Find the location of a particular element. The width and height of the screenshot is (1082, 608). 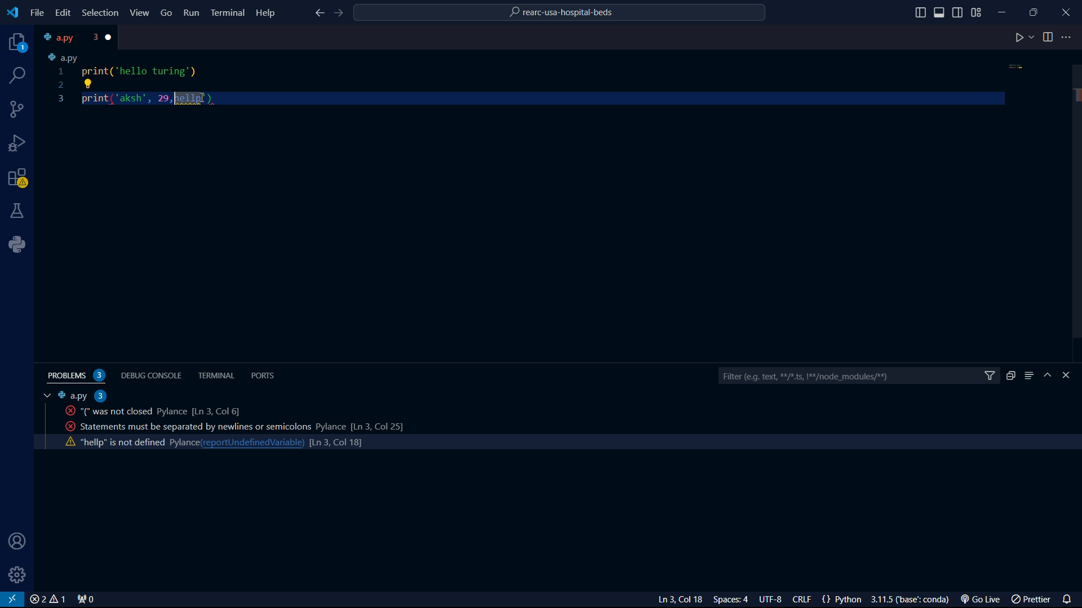

toggle is located at coordinates (1048, 37).